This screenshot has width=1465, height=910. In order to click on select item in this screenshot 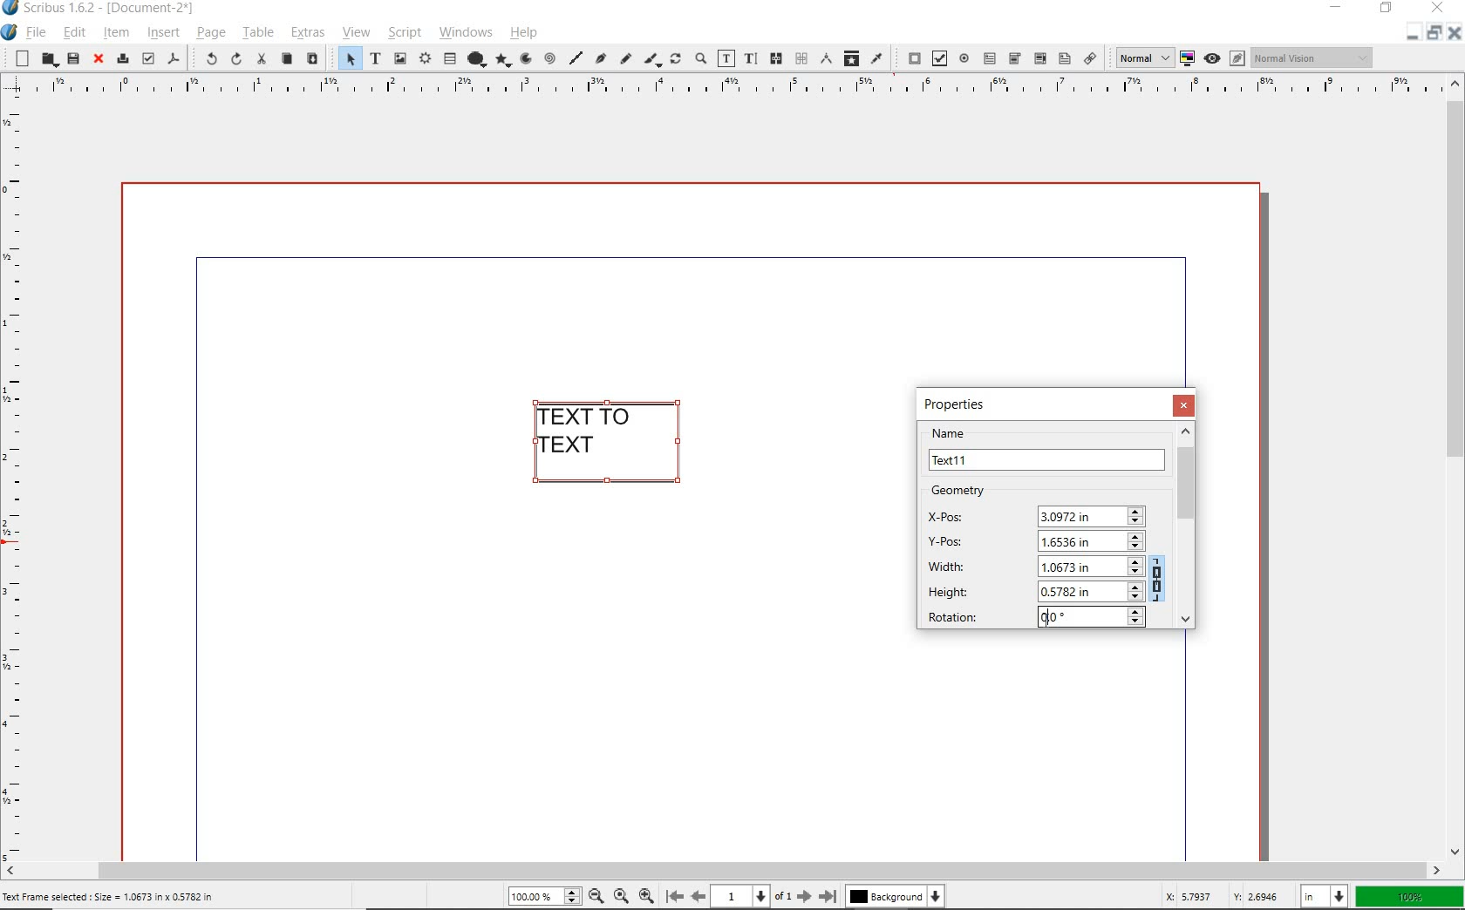, I will do `click(346, 58)`.